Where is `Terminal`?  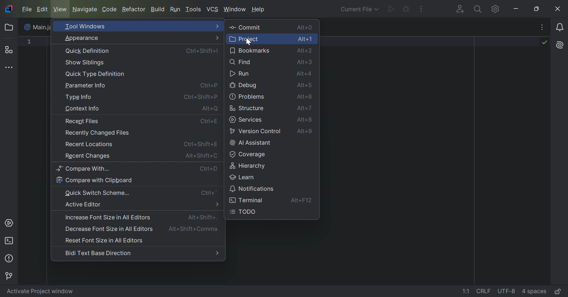 Terminal is located at coordinates (247, 201).